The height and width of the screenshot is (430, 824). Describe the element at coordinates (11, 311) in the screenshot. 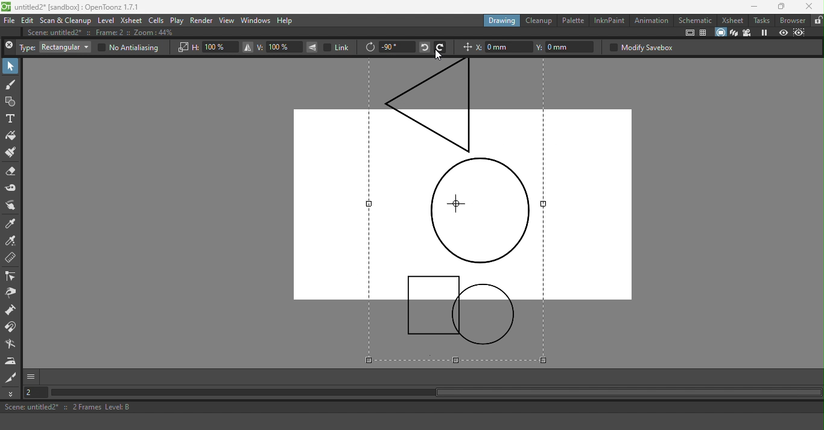

I see `Pump tool` at that location.